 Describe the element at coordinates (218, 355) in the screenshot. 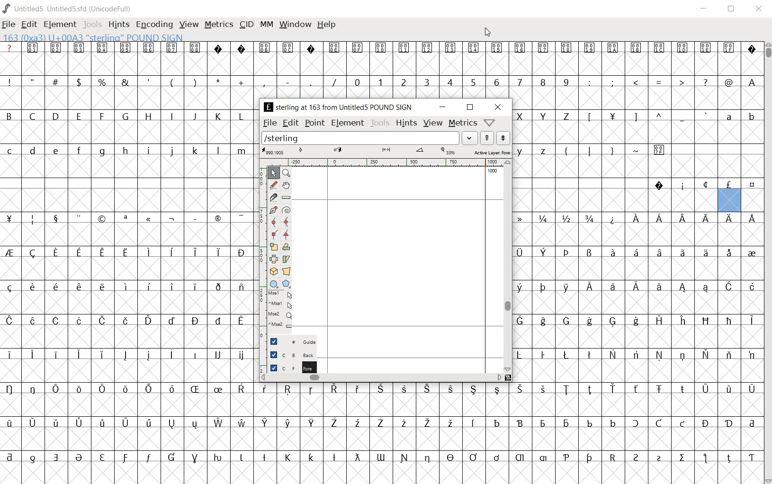

I see `Symbol` at that location.